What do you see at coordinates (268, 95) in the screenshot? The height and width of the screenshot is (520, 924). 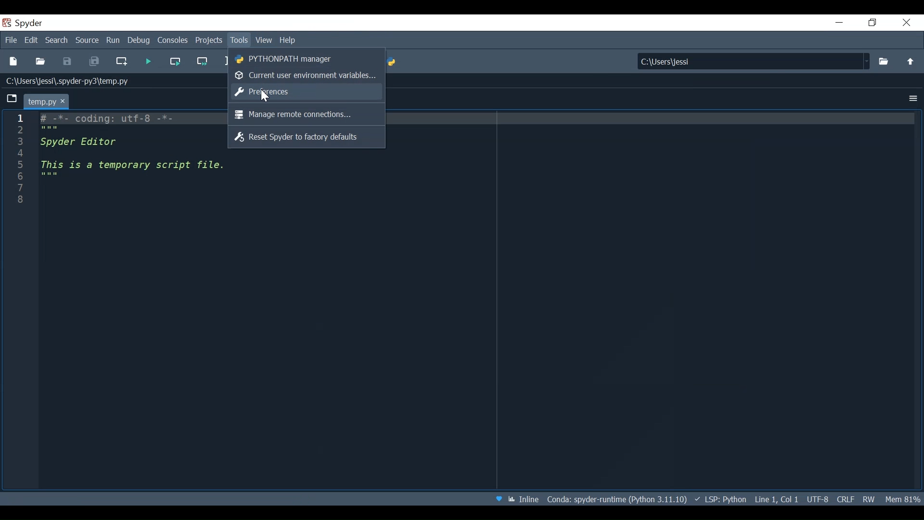 I see `Cursor` at bounding box center [268, 95].